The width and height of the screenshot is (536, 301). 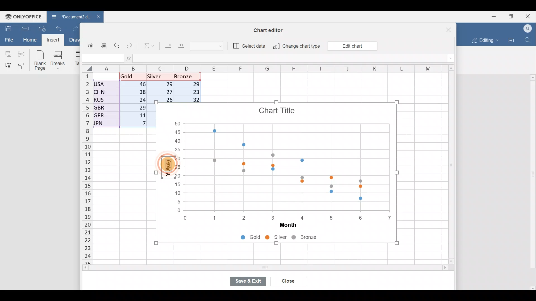 What do you see at coordinates (41, 61) in the screenshot?
I see `Blank page` at bounding box center [41, 61].